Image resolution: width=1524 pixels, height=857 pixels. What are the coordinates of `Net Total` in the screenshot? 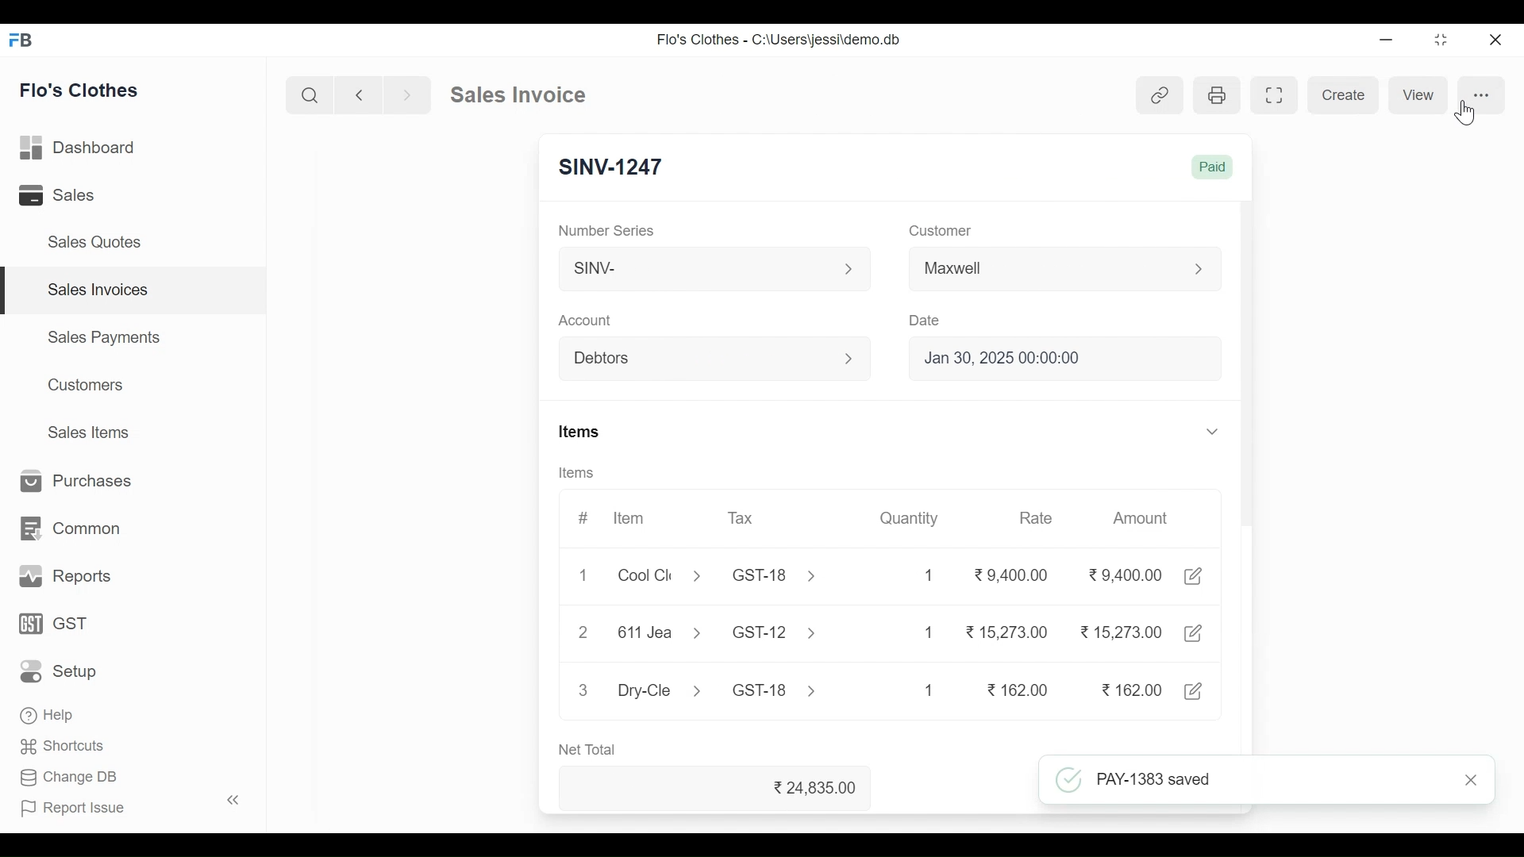 It's located at (592, 750).